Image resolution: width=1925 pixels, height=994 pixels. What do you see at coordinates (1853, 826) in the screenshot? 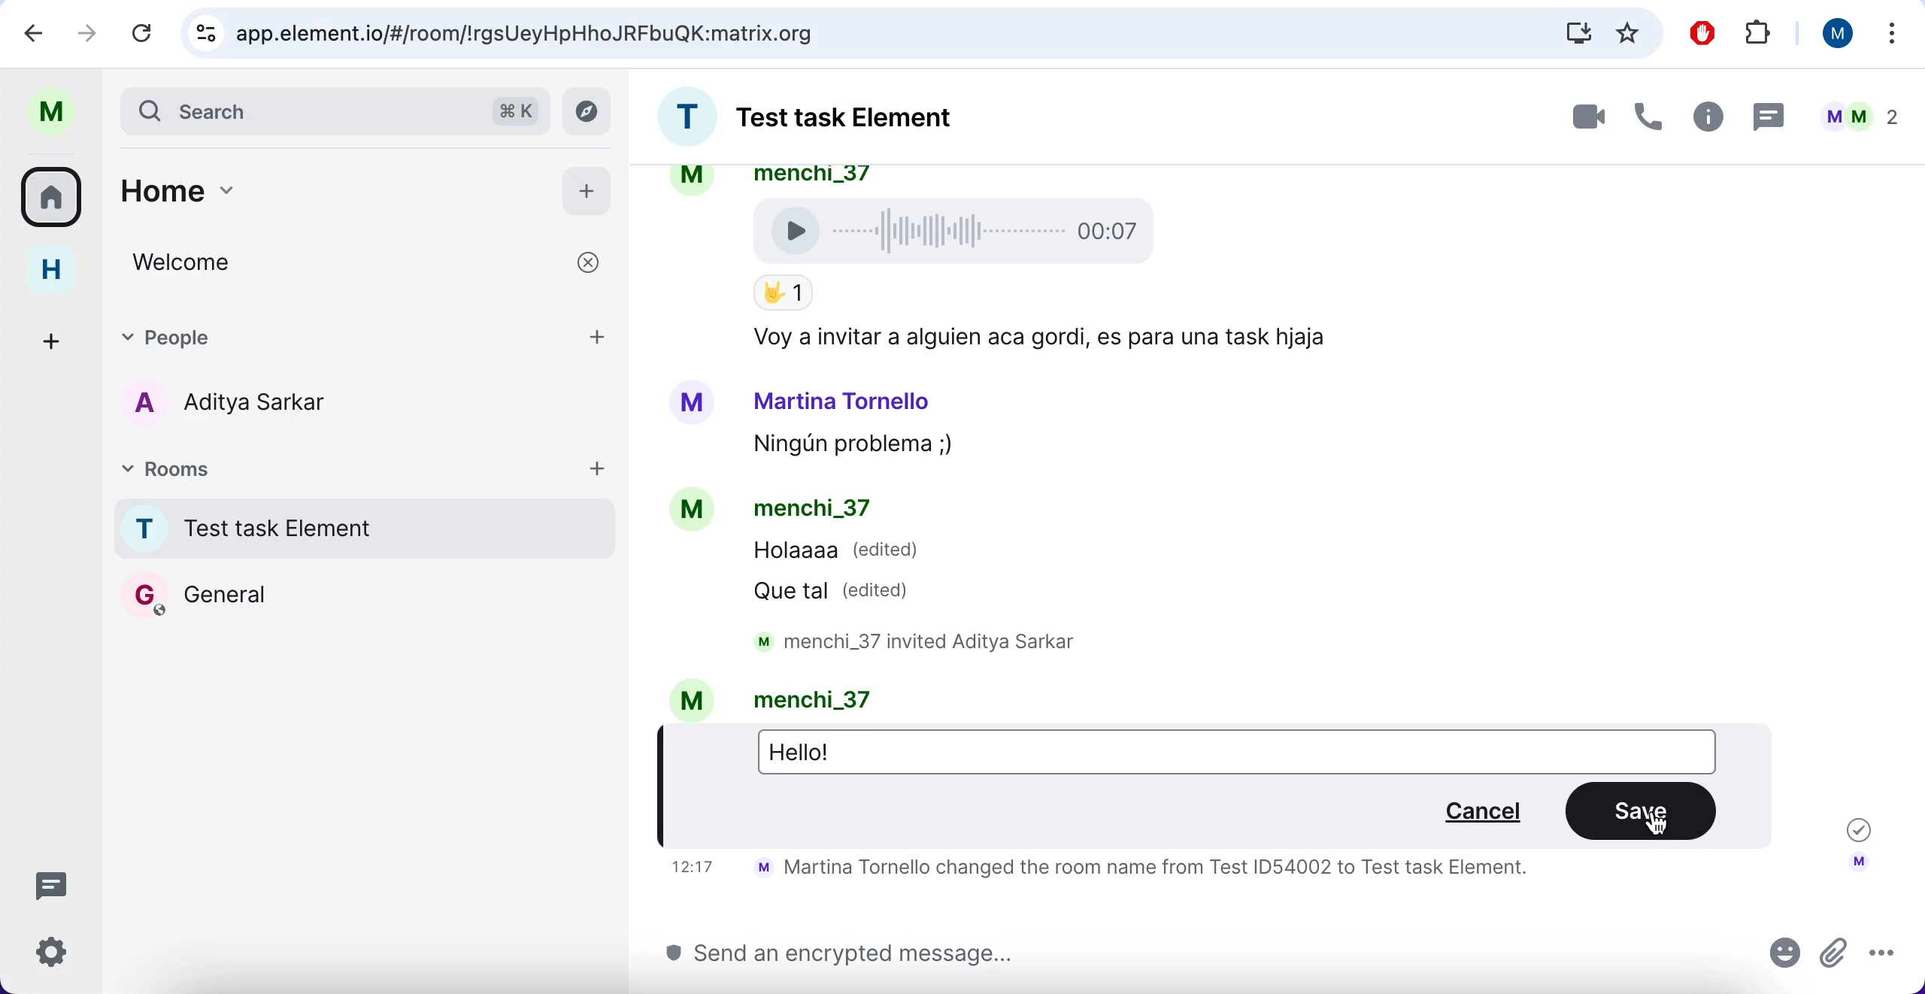
I see `message sent` at bounding box center [1853, 826].